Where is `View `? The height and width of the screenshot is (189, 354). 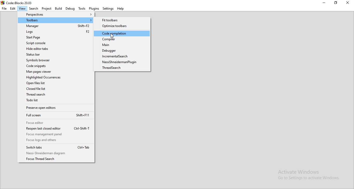
View  is located at coordinates (22, 8).